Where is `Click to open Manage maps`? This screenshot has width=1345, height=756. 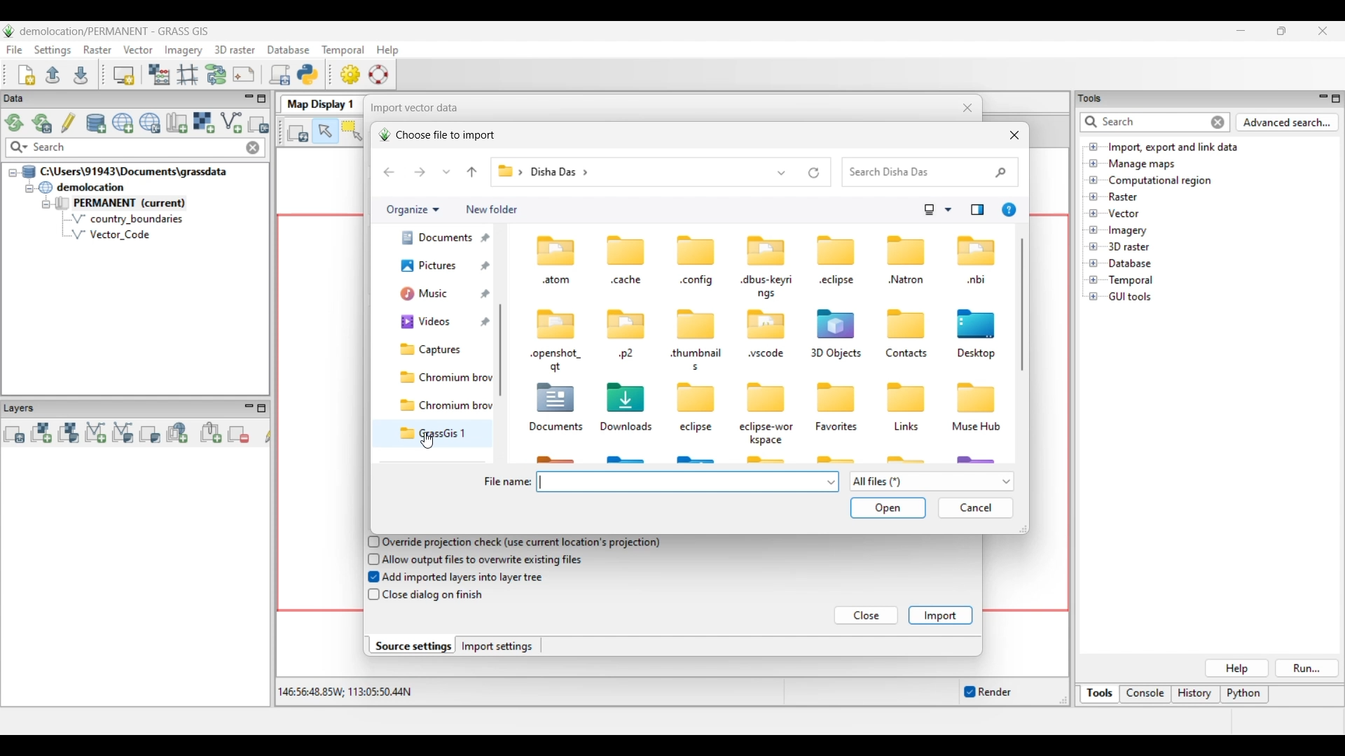
Click to open Manage maps is located at coordinates (1094, 163).